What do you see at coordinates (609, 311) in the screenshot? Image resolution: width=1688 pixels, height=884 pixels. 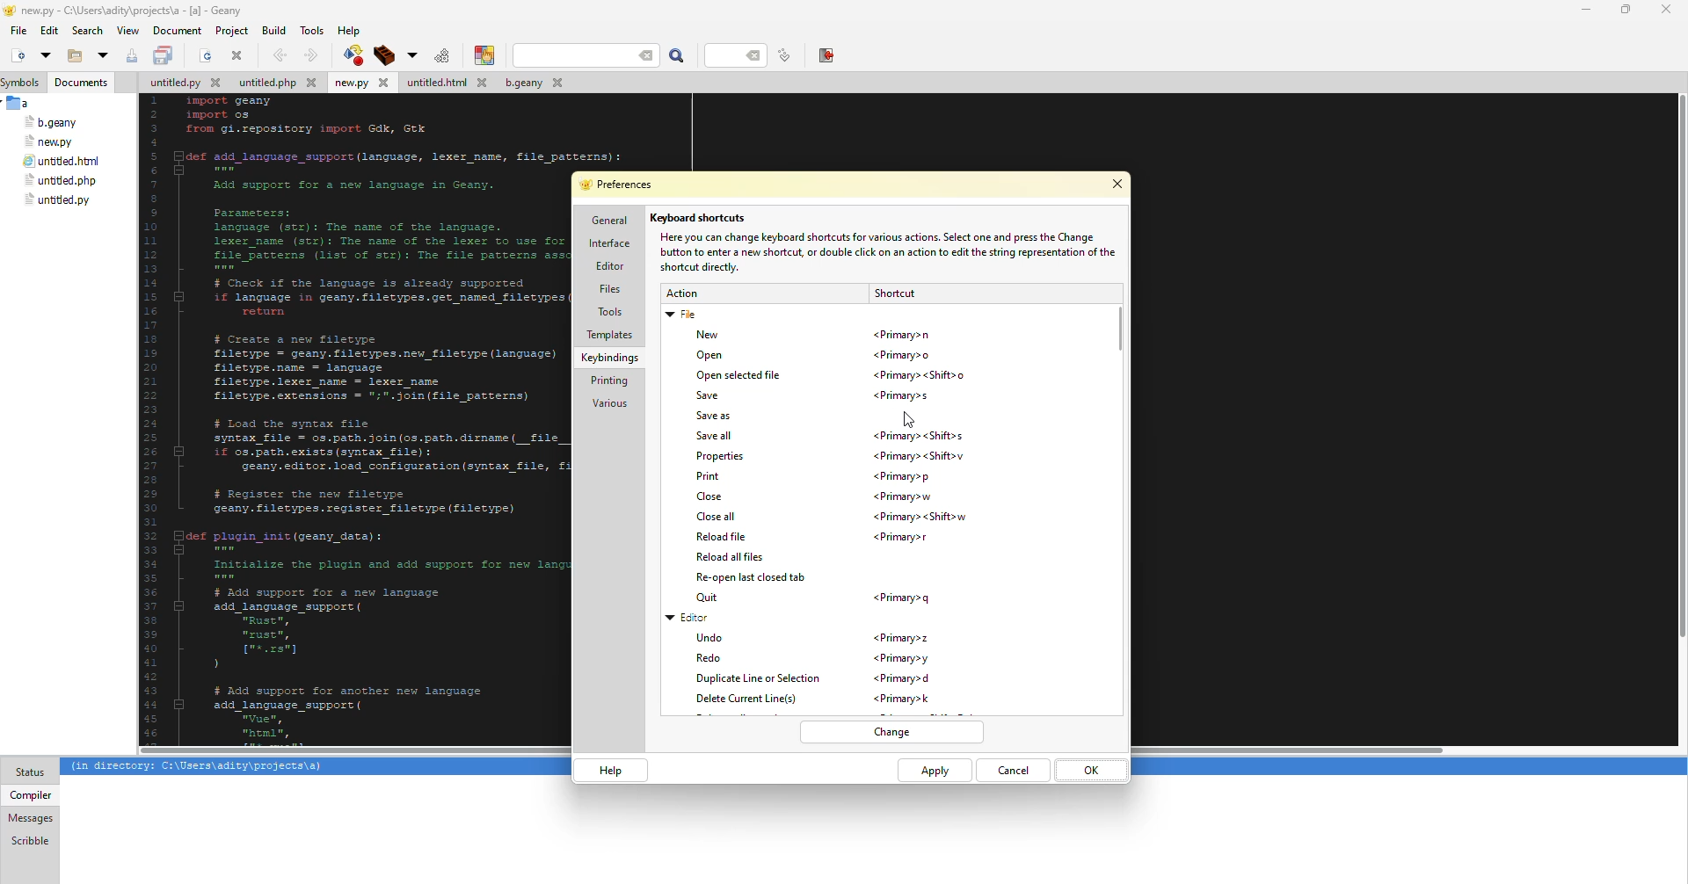 I see `tools` at bounding box center [609, 311].